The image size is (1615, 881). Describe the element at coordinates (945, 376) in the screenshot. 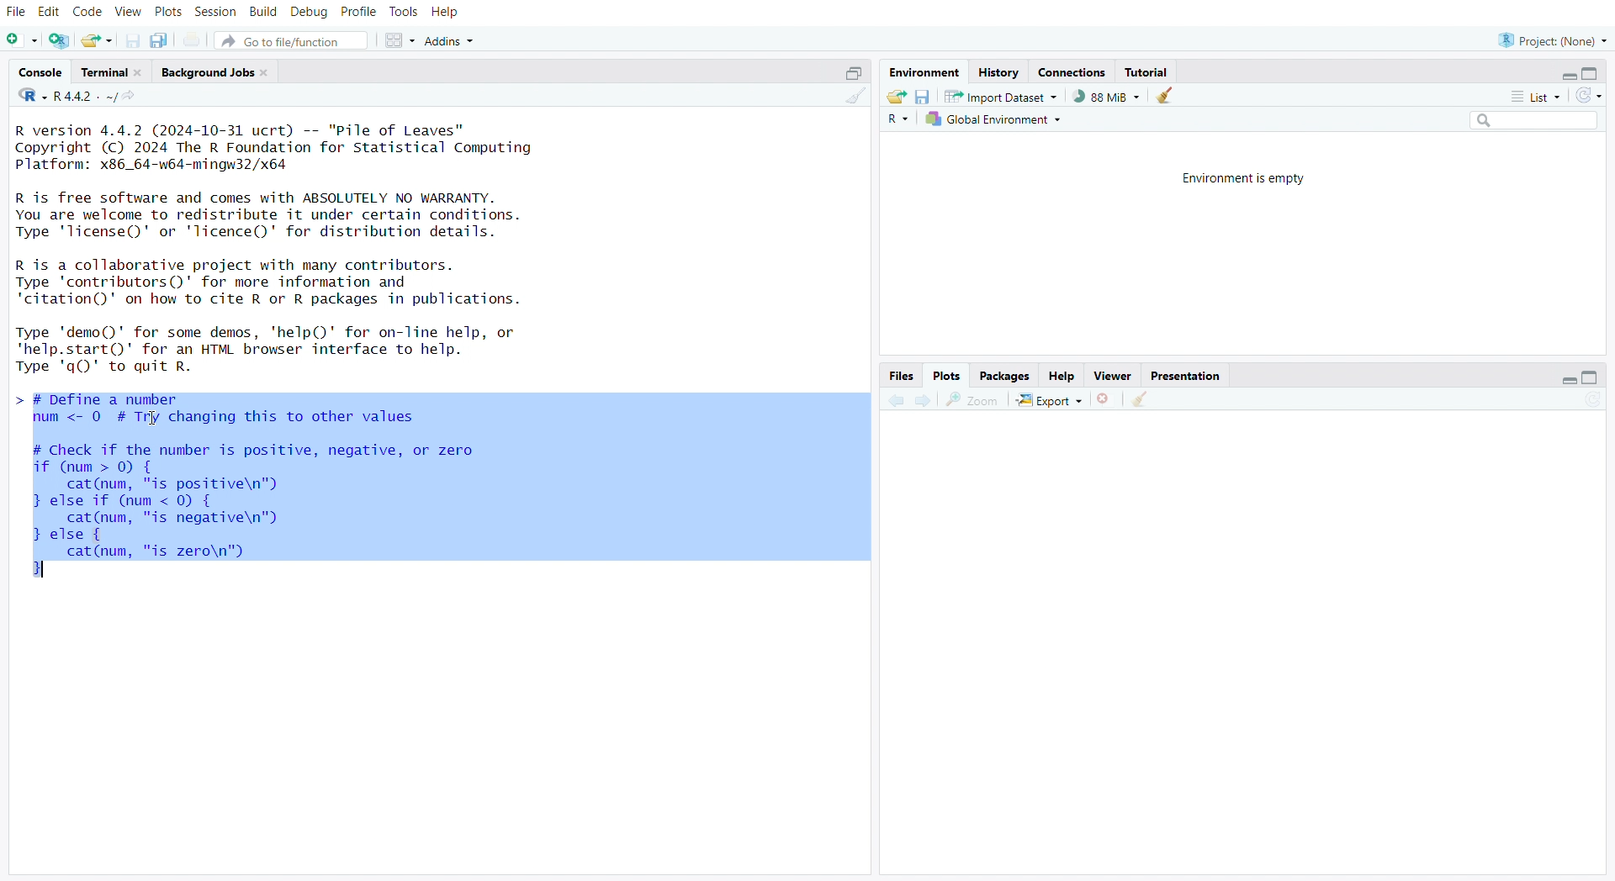

I see `plots` at that location.